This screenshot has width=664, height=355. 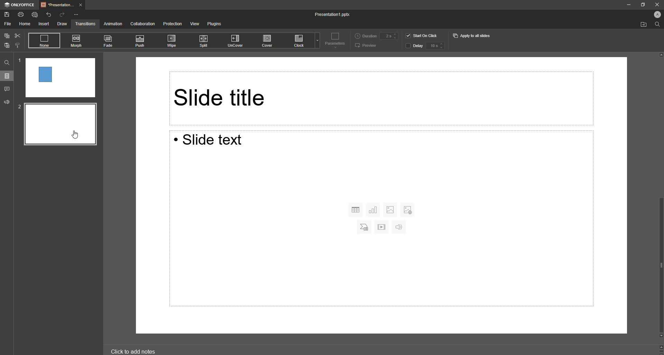 I want to click on Controls, so click(x=660, y=349).